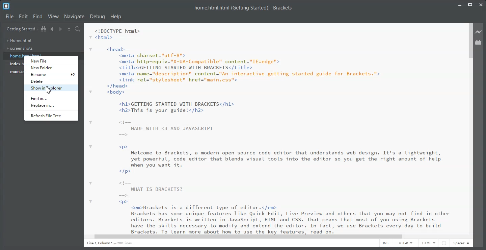  I want to click on New File, so click(51, 60).